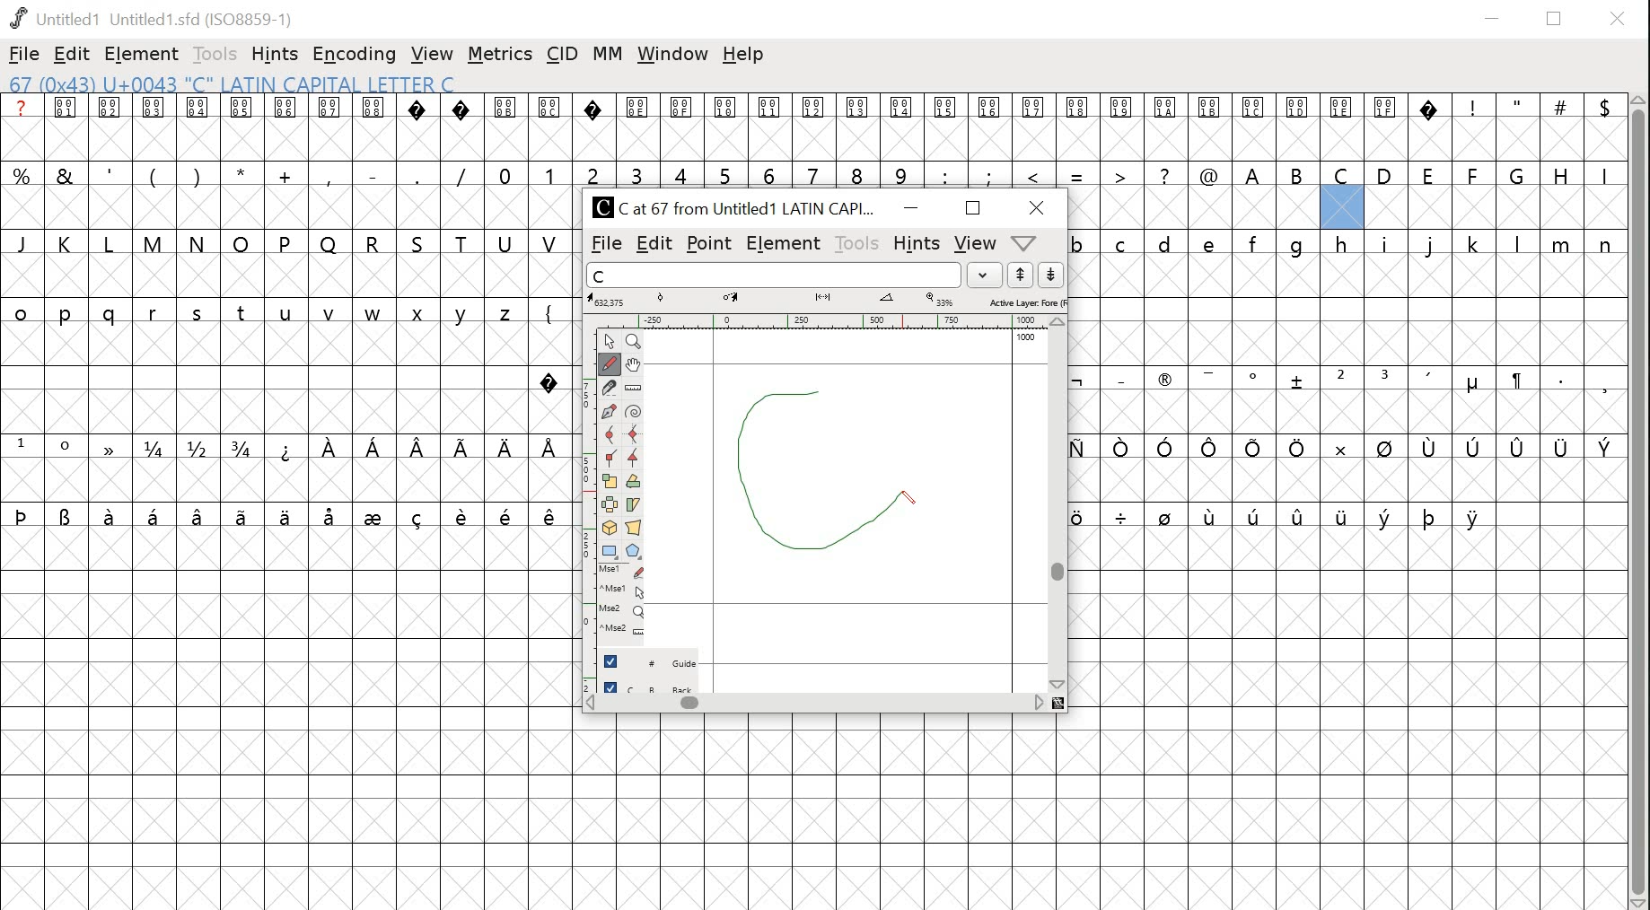 The image size is (1650, 910). Describe the element at coordinates (1027, 337) in the screenshot. I see `1000` at that location.